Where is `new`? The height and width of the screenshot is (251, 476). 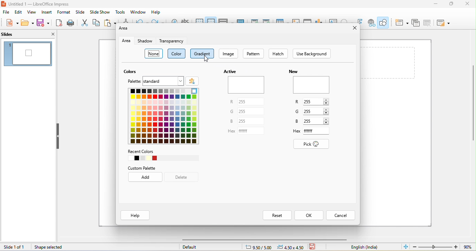 new is located at coordinates (293, 71).